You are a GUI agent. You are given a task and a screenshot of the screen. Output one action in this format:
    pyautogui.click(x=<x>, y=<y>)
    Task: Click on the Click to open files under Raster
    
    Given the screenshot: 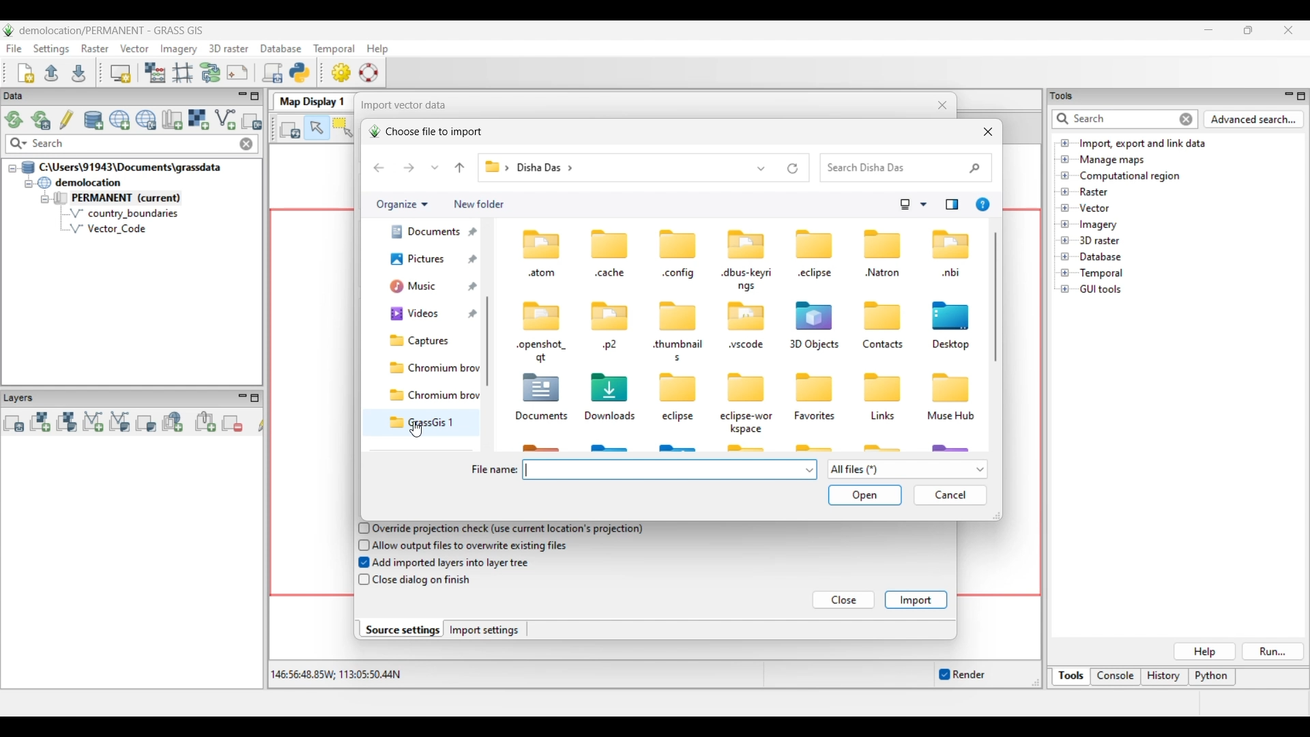 What is the action you would take?
    pyautogui.click(x=1065, y=191)
    